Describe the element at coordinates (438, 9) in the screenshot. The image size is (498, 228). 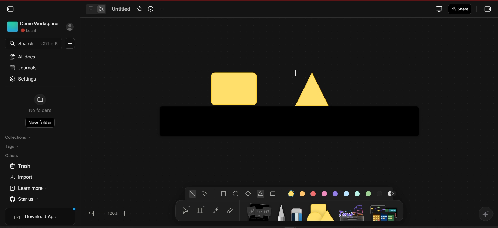
I see `fullscreen` at that location.